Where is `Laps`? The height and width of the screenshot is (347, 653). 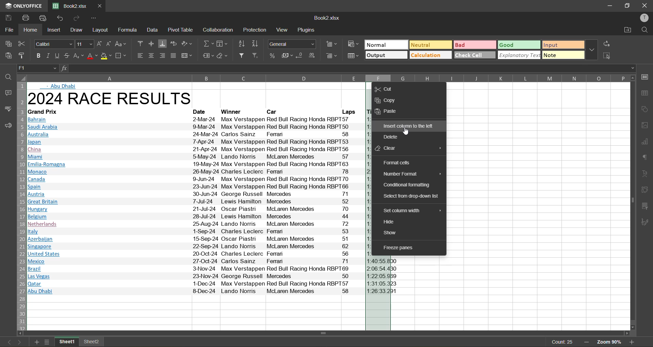
Laps is located at coordinates (349, 111).